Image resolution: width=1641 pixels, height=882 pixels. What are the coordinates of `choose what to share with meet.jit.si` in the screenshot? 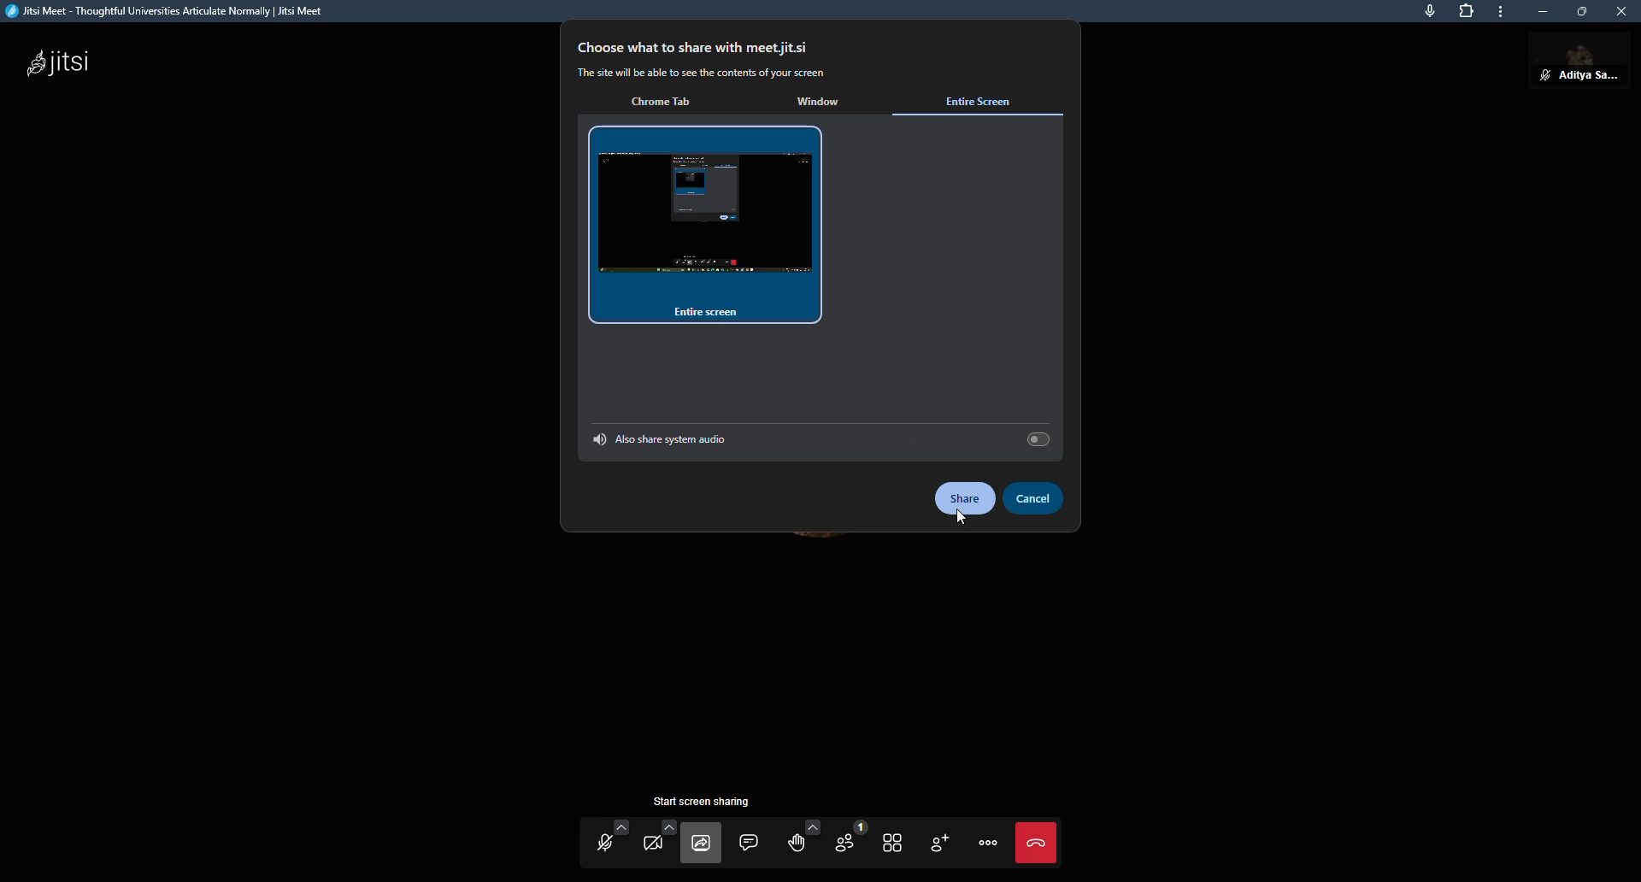 It's located at (697, 46).